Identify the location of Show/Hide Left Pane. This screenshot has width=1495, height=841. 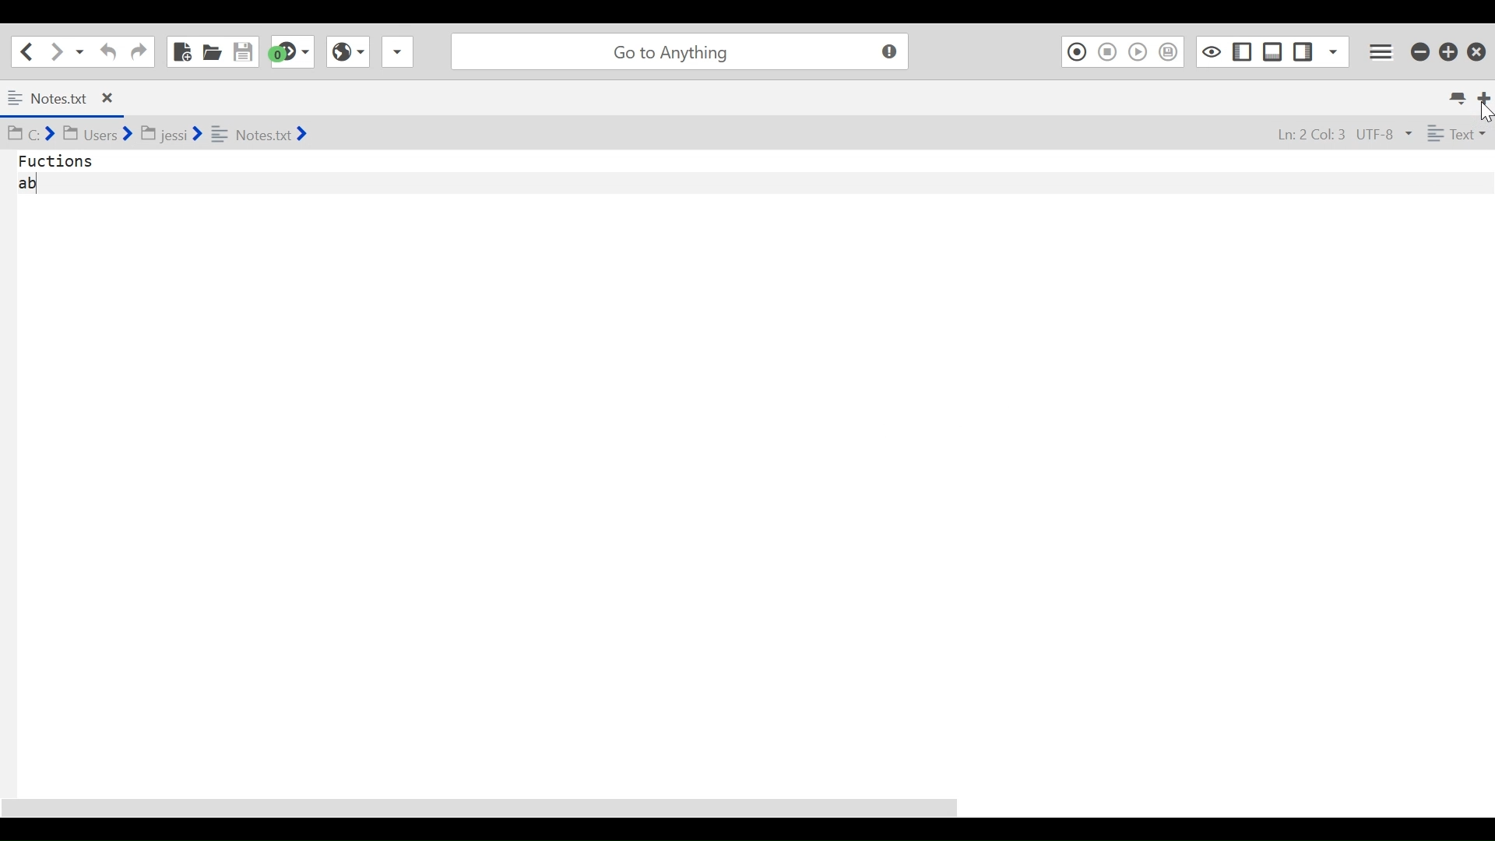
(1303, 51).